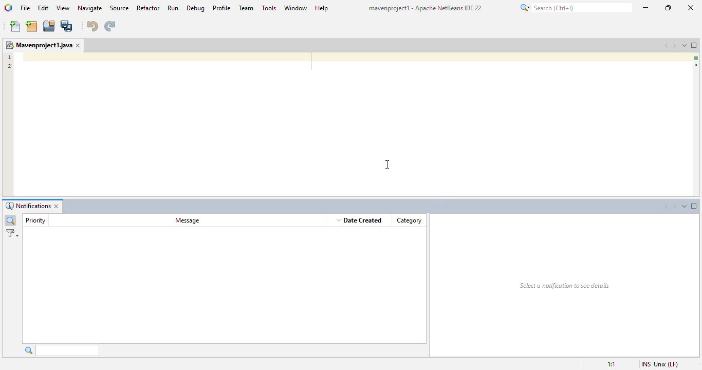  What do you see at coordinates (694, 206) in the screenshot?
I see `maximize window` at bounding box center [694, 206].